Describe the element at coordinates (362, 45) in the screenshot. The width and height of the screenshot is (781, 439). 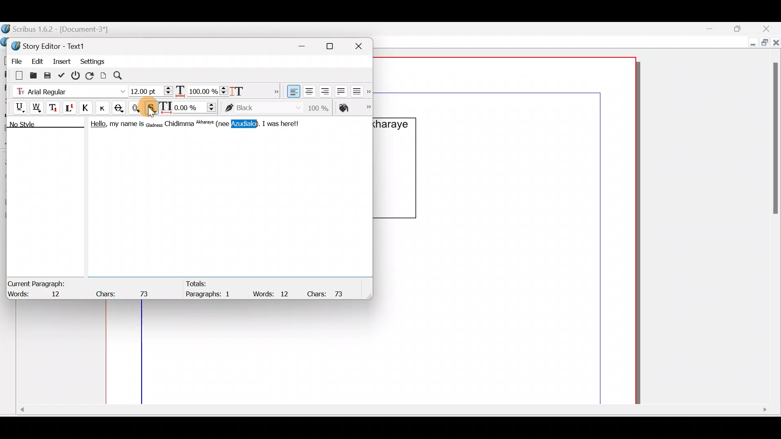
I see `Close` at that location.